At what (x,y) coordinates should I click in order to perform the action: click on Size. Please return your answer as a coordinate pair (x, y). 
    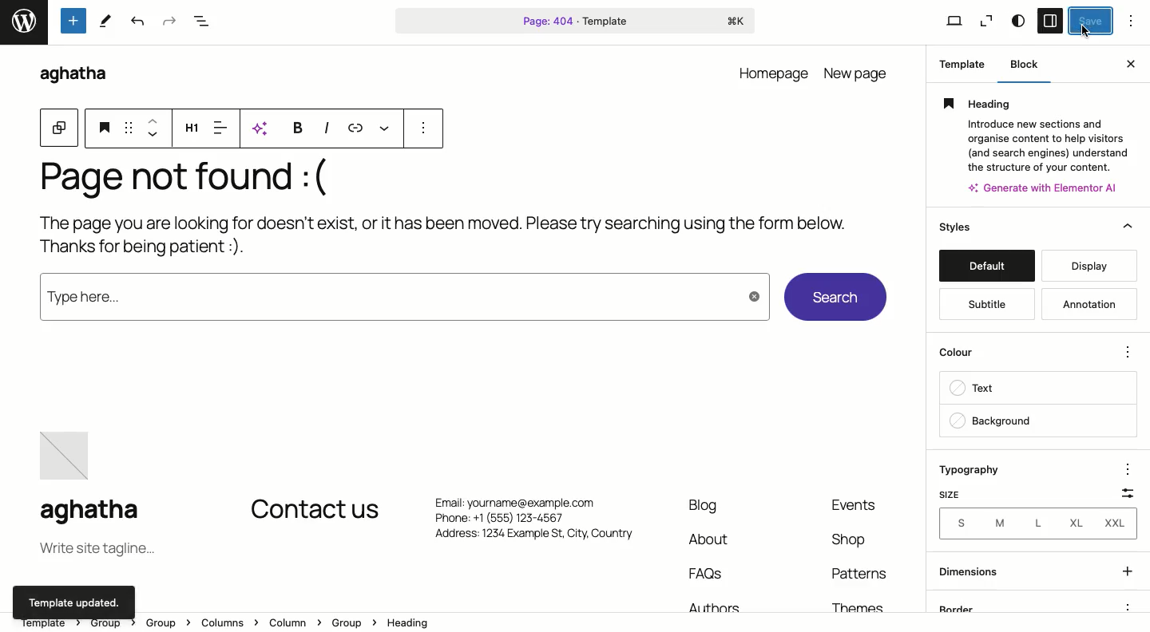
    Looking at the image, I should click on (956, 493).